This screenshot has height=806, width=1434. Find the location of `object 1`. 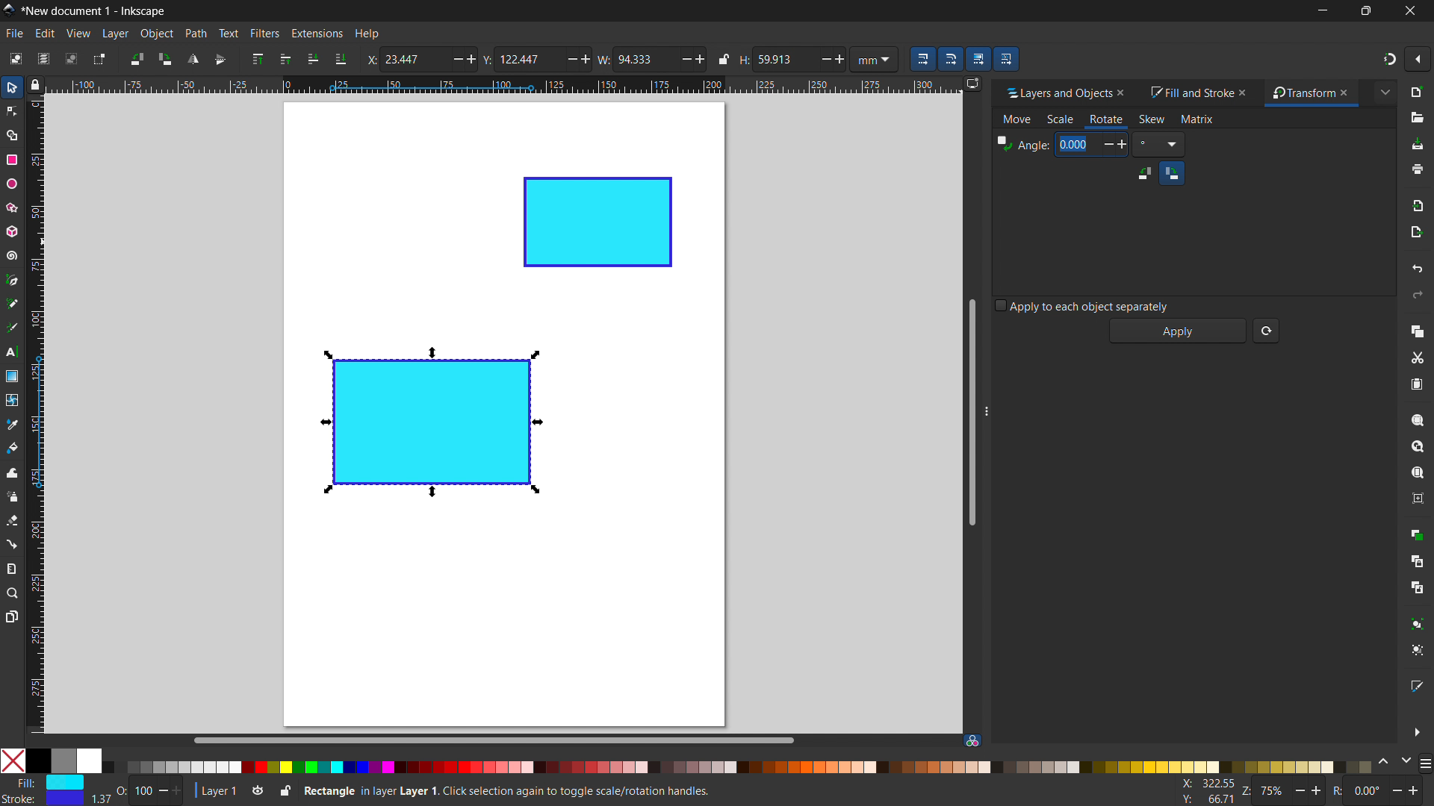

object 1 is located at coordinates (429, 422).